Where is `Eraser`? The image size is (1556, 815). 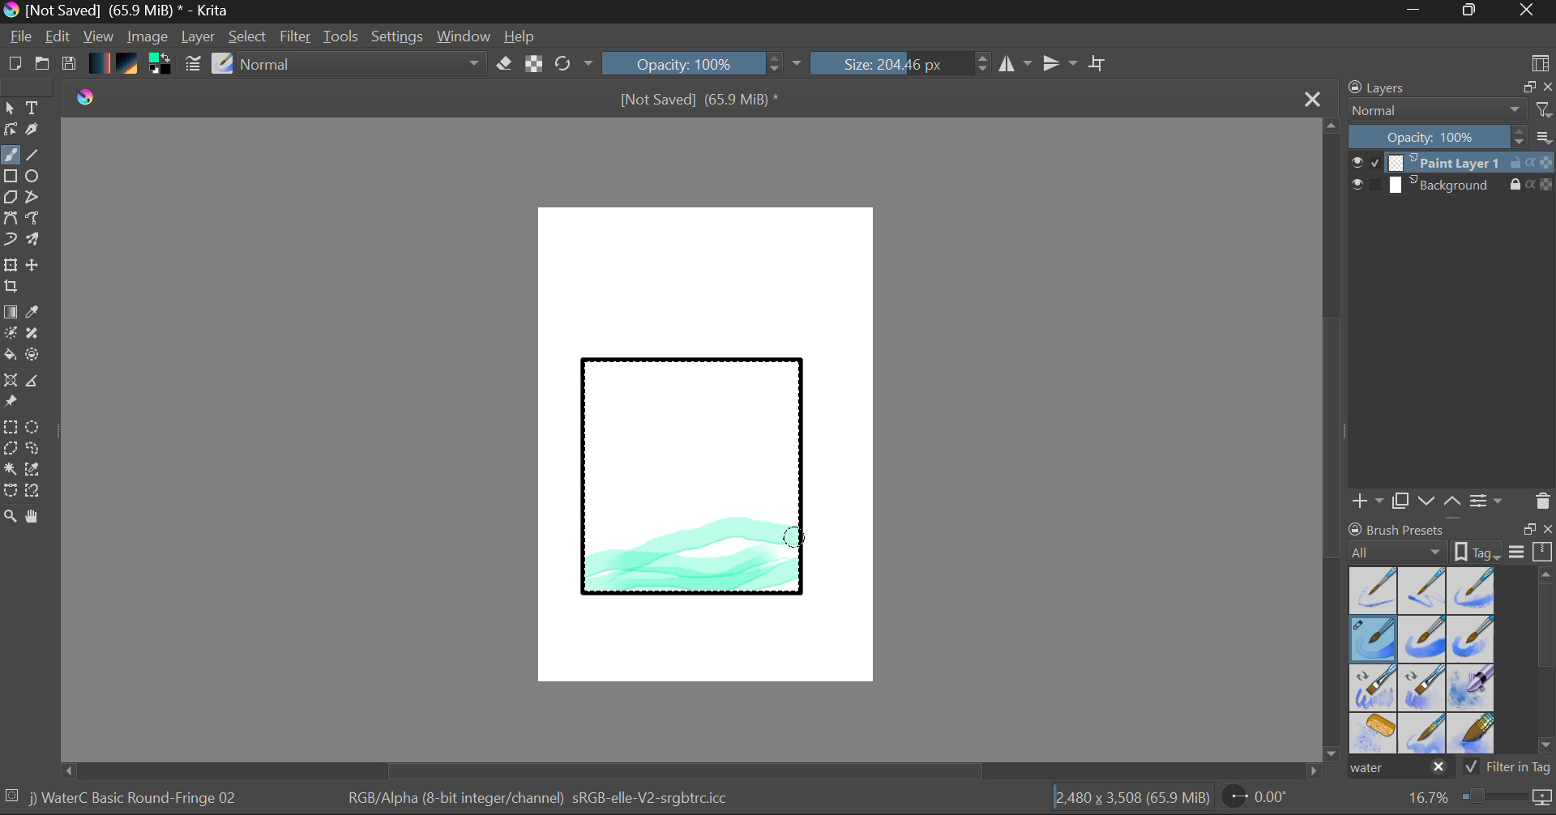
Eraser is located at coordinates (505, 64).